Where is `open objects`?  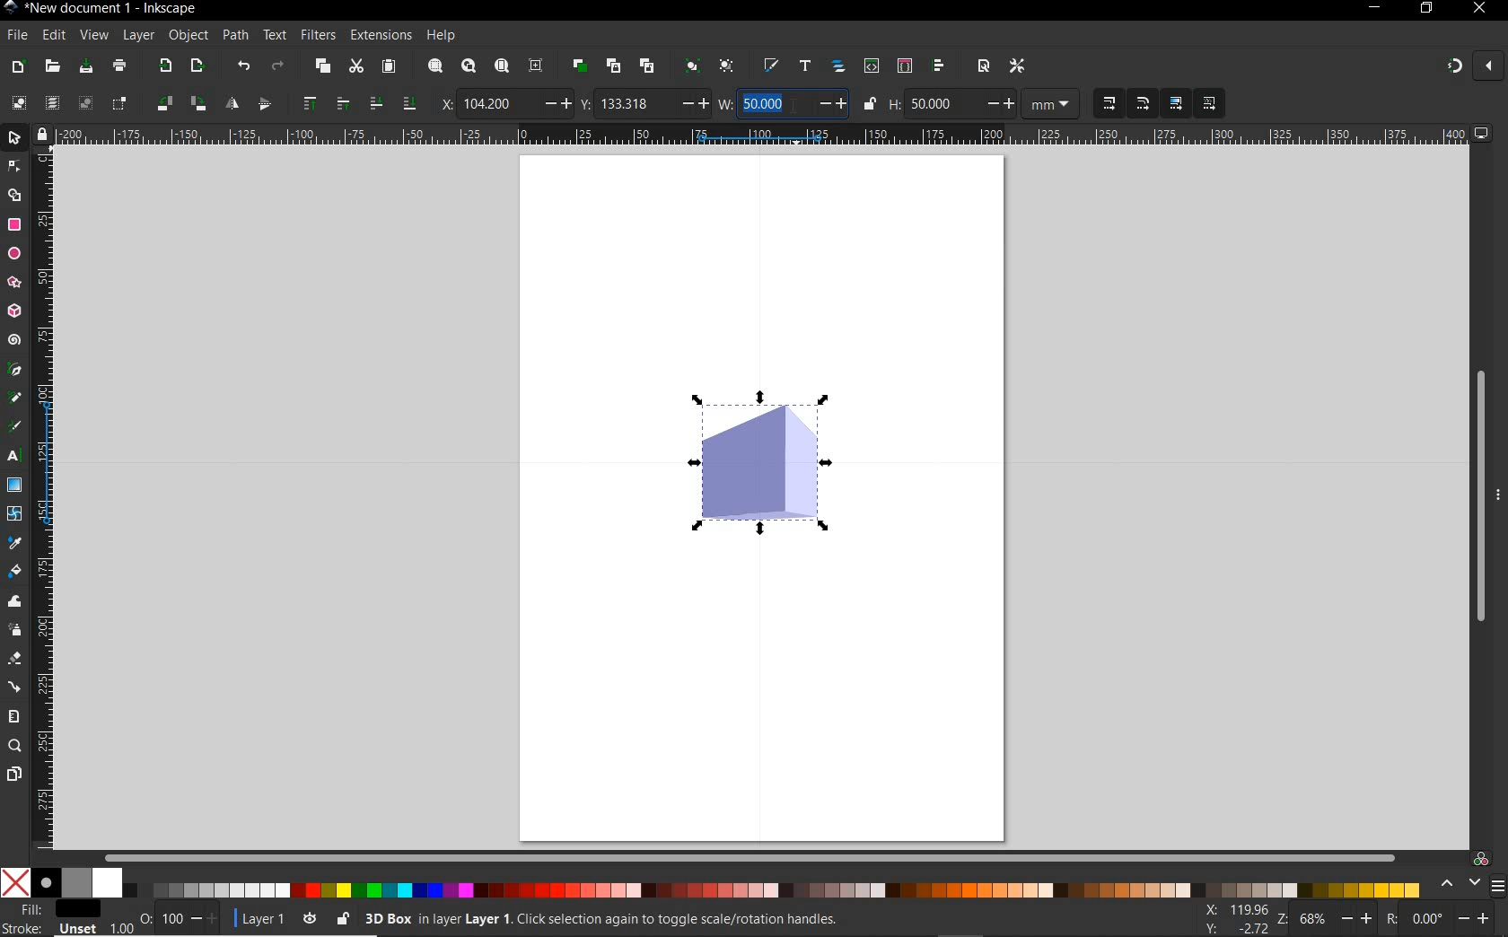
open objects is located at coordinates (839, 65).